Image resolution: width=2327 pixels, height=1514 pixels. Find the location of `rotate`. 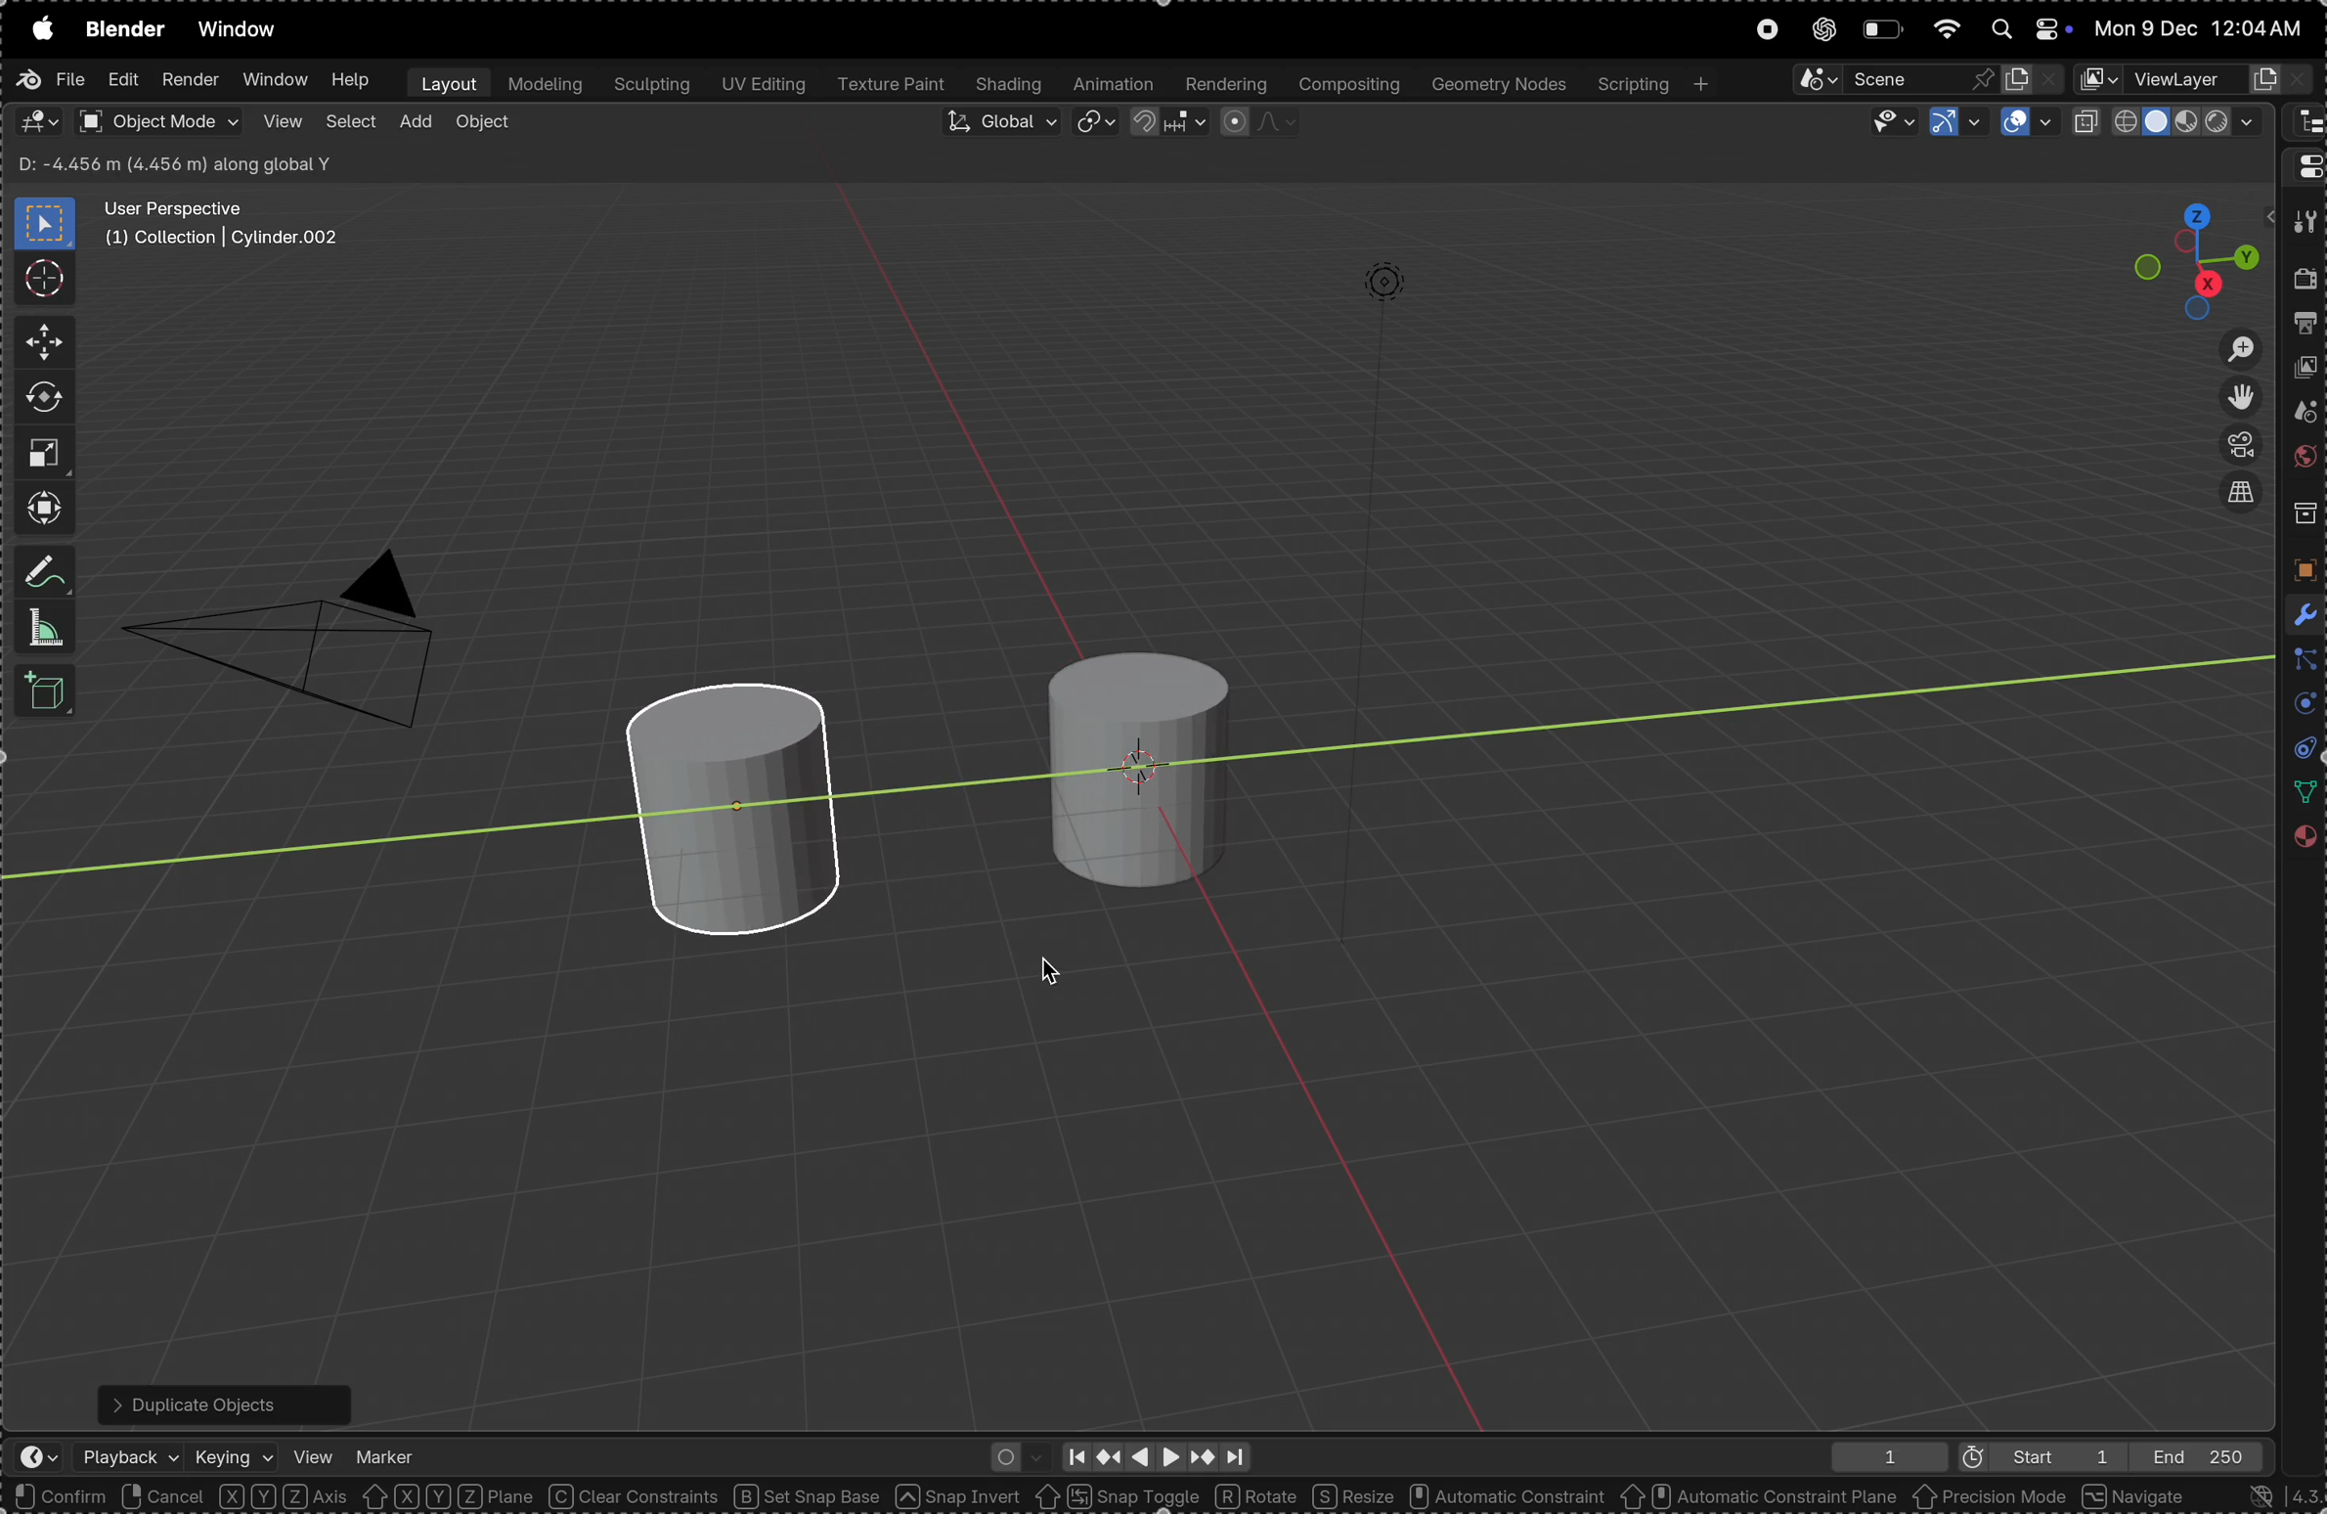

rotate is located at coordinates (44, 398).